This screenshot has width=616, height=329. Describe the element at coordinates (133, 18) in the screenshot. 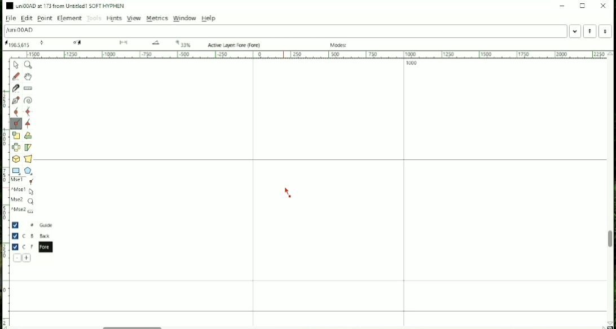

I see `View` at that location.